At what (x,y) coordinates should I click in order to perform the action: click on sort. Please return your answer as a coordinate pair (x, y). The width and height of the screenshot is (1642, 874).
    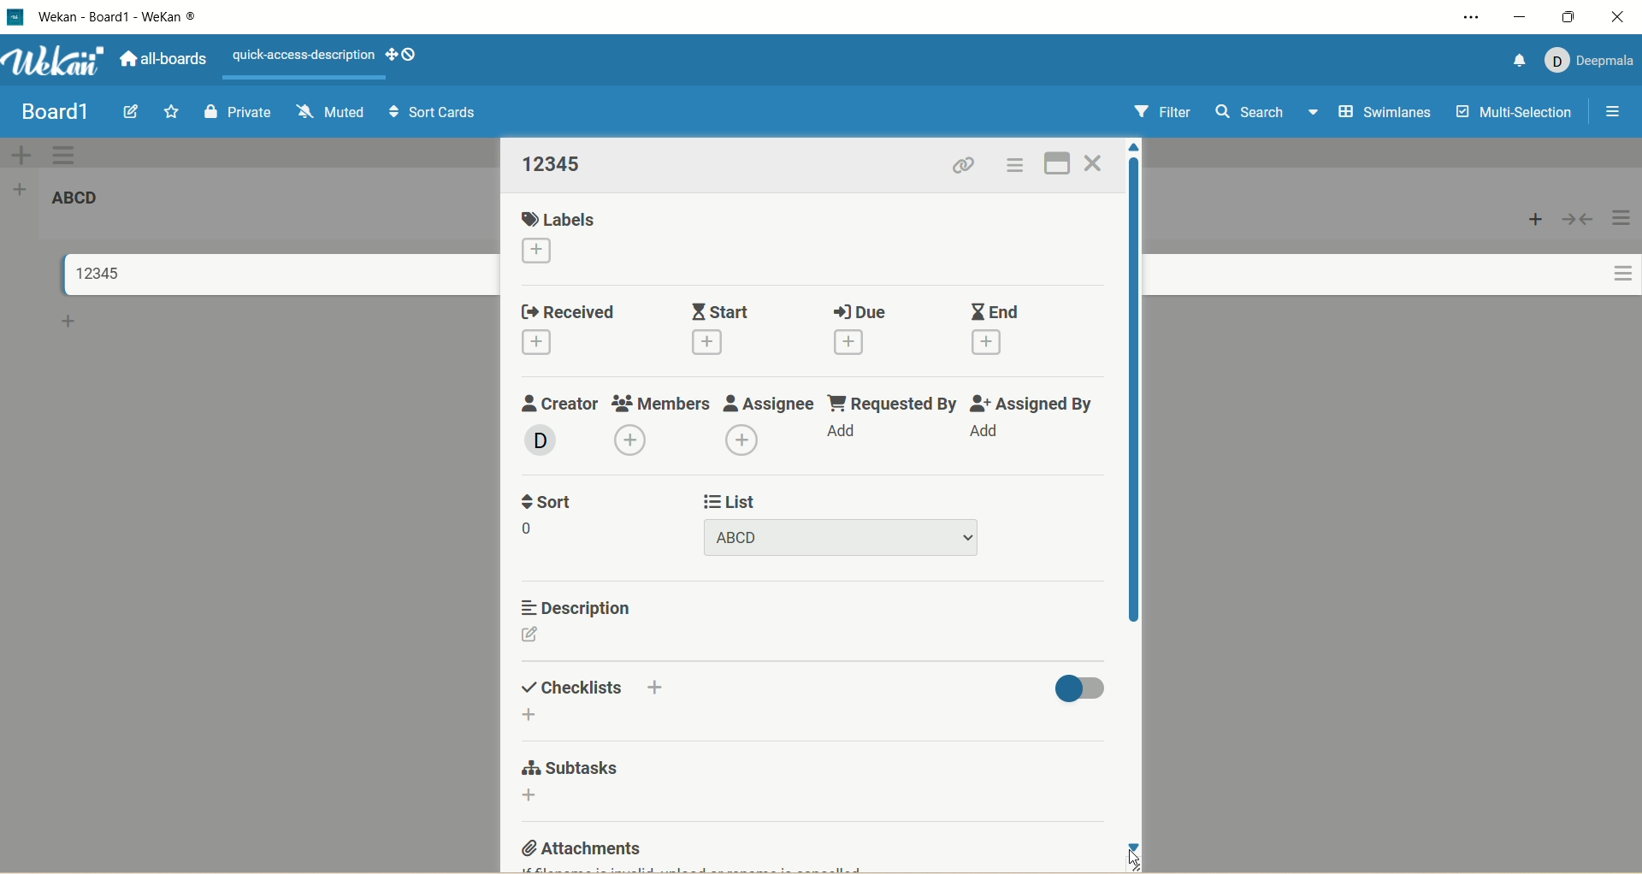
    Looking at the image, I should click on (550, 503).